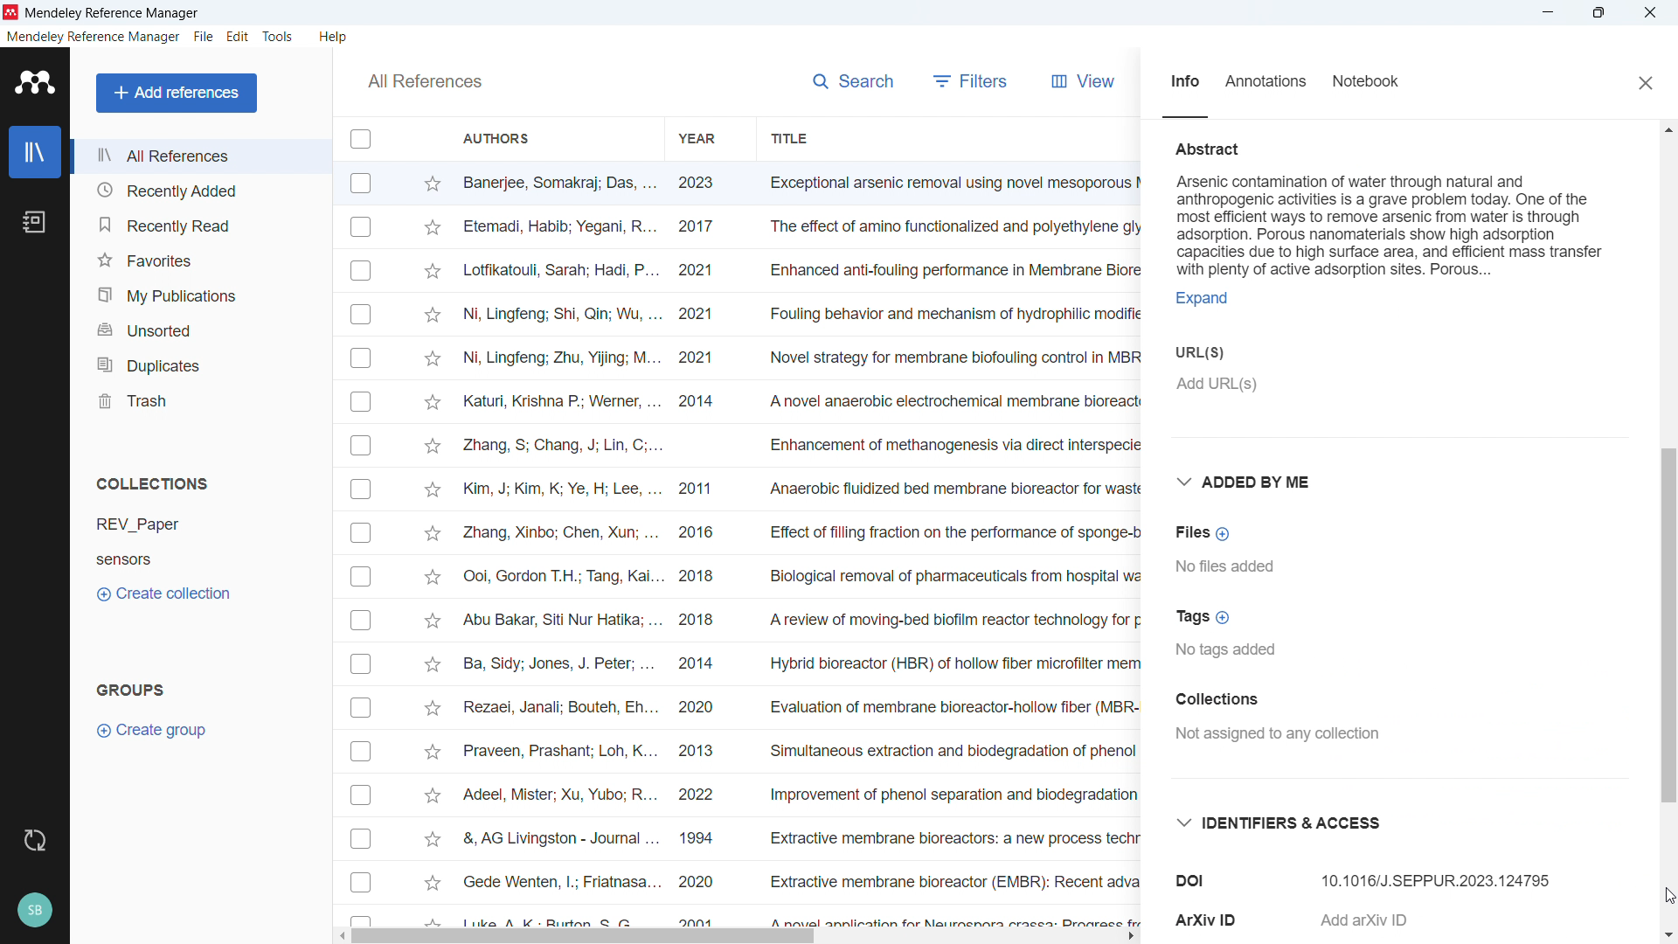  What do you see at coordinates (1201, 615) in the screenshot?
I see `Add tags ` at bounding box center [1201, 615].